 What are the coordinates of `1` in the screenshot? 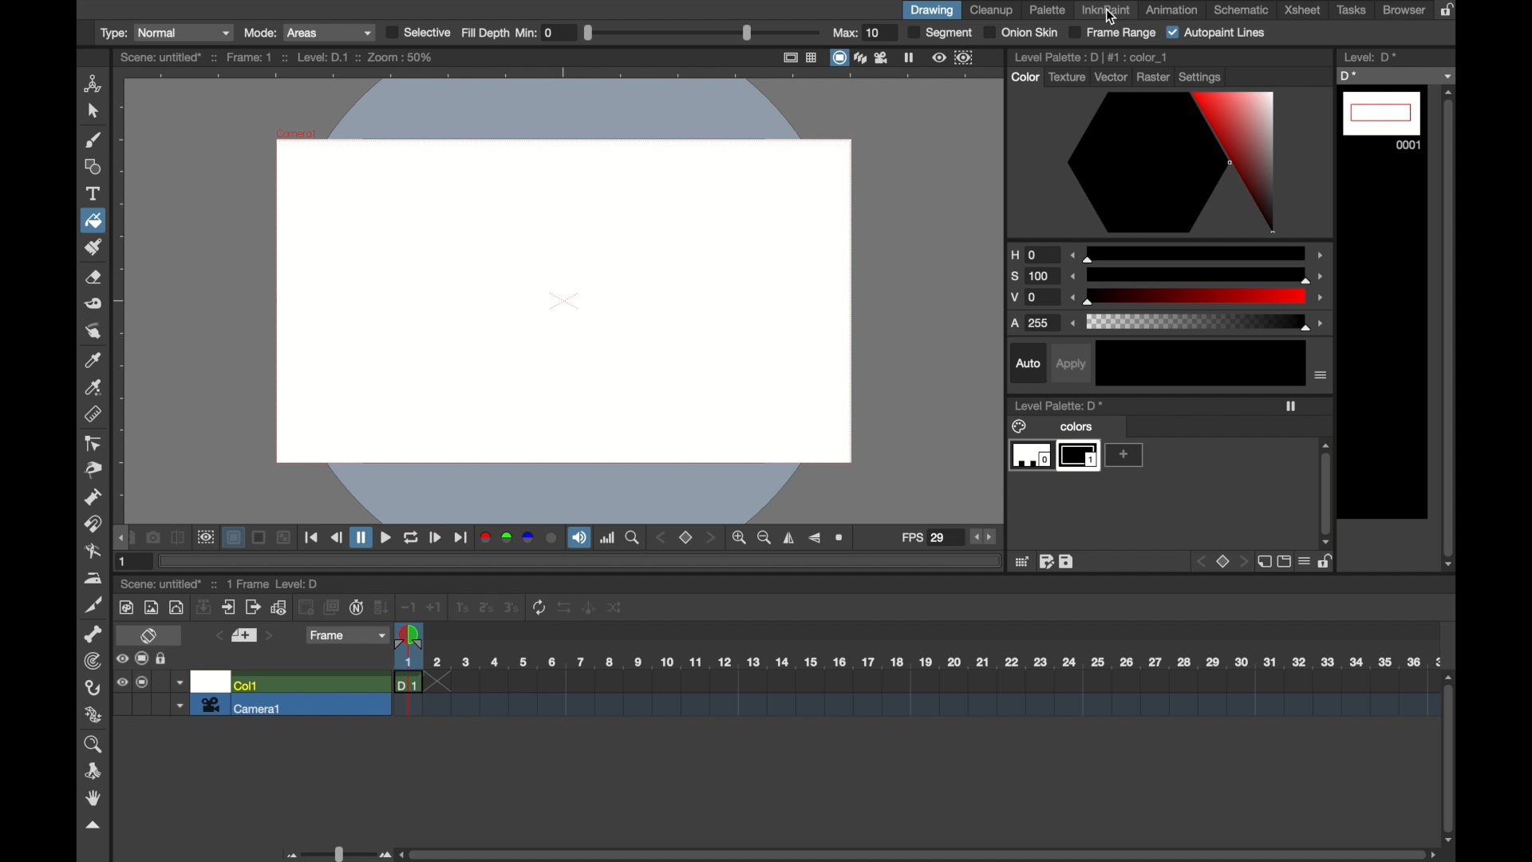 It's located at (125, 560).